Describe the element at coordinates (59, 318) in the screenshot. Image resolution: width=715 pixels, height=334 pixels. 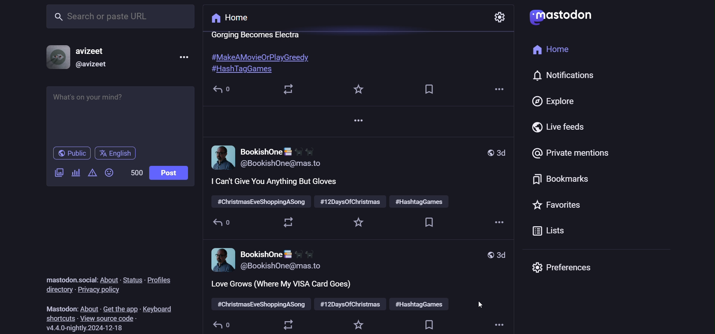
I see `shortcut` at that location.